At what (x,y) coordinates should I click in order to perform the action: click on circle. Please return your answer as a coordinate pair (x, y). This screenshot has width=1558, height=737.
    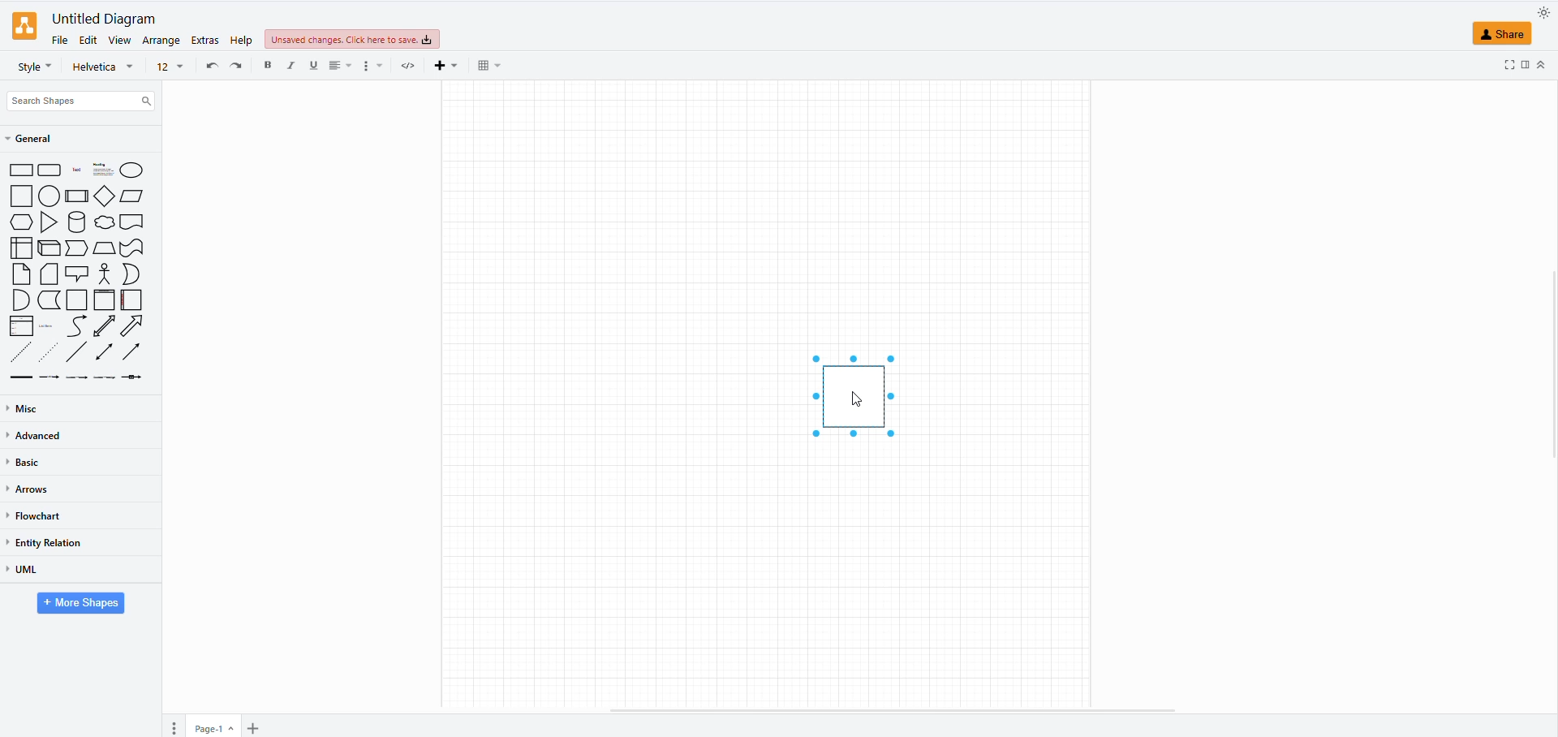
    Looking at the image, I should click on (49, 197).